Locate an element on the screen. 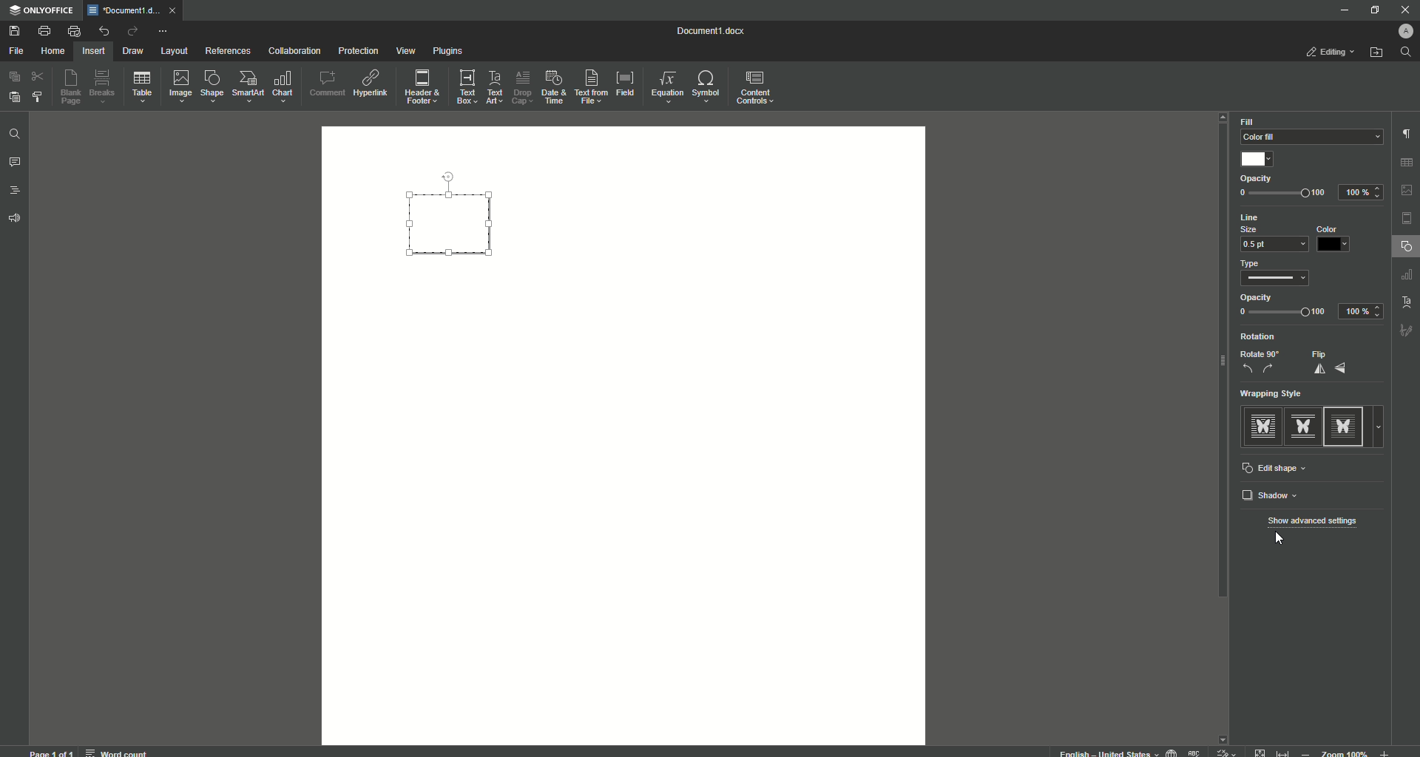 Image resolution: width=1420 pixels, height=757 pixels. Chart is located at coordinates (283, 86).